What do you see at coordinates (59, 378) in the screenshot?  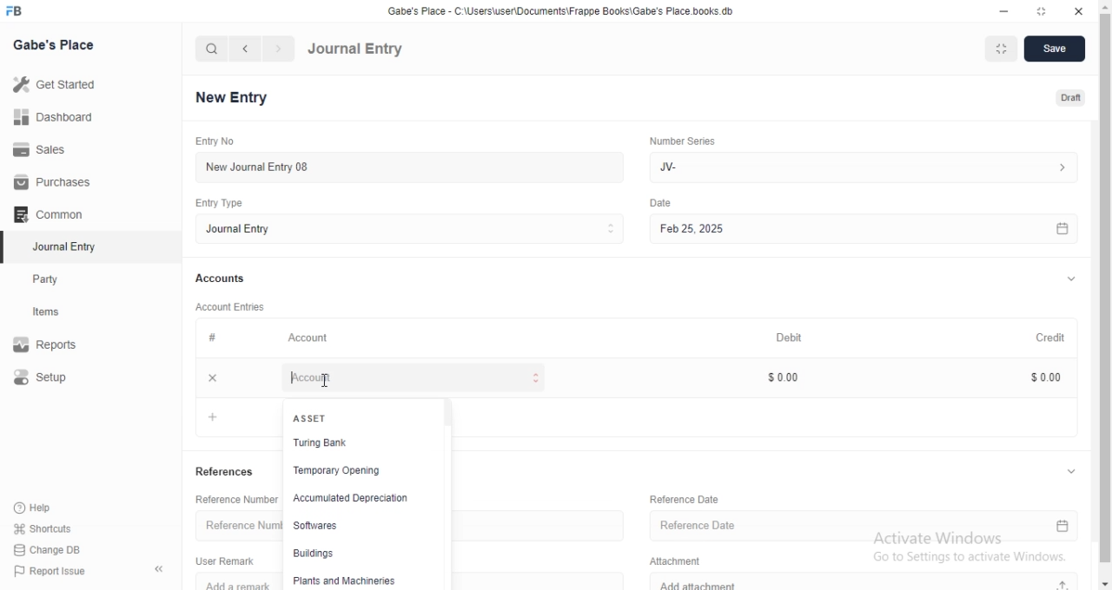 I see `Setup` at bounding box center [59, 378].